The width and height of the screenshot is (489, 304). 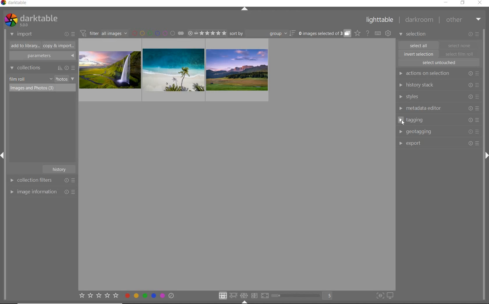 I want to click on metadata editor, so click(x=438, y=108).